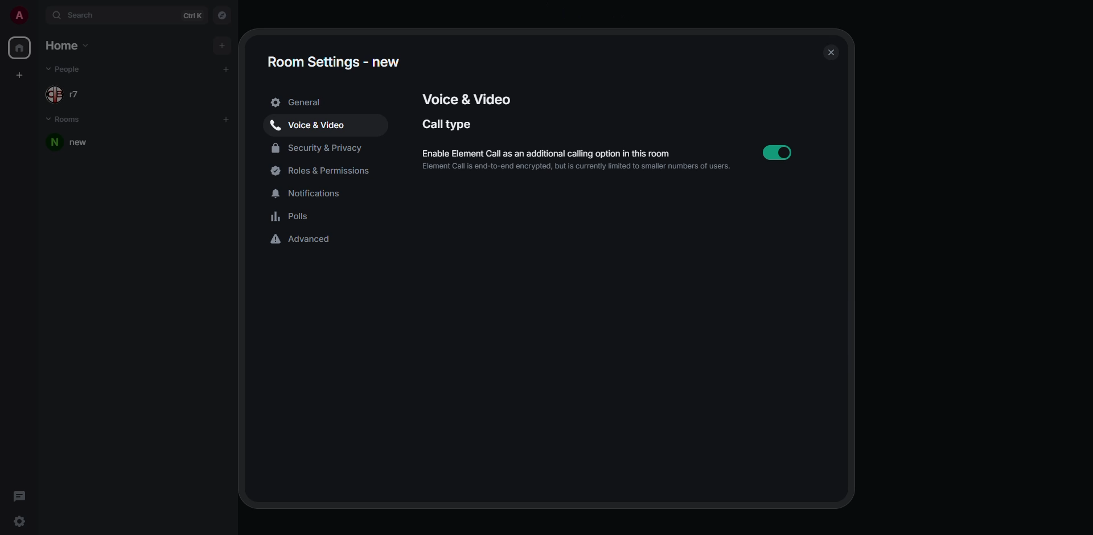 The image size is (1093, 535). Describe the element at coordinates (19, 495) in the screenshot. I see `threads` at that location.